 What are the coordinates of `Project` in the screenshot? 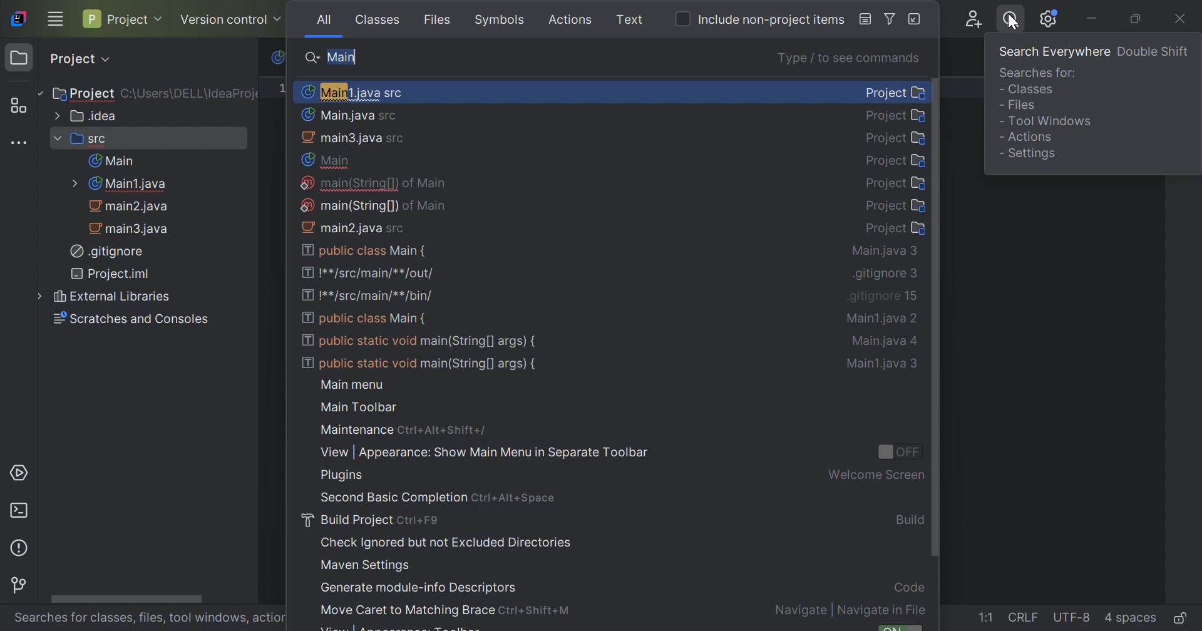 It's located at (898, 138).